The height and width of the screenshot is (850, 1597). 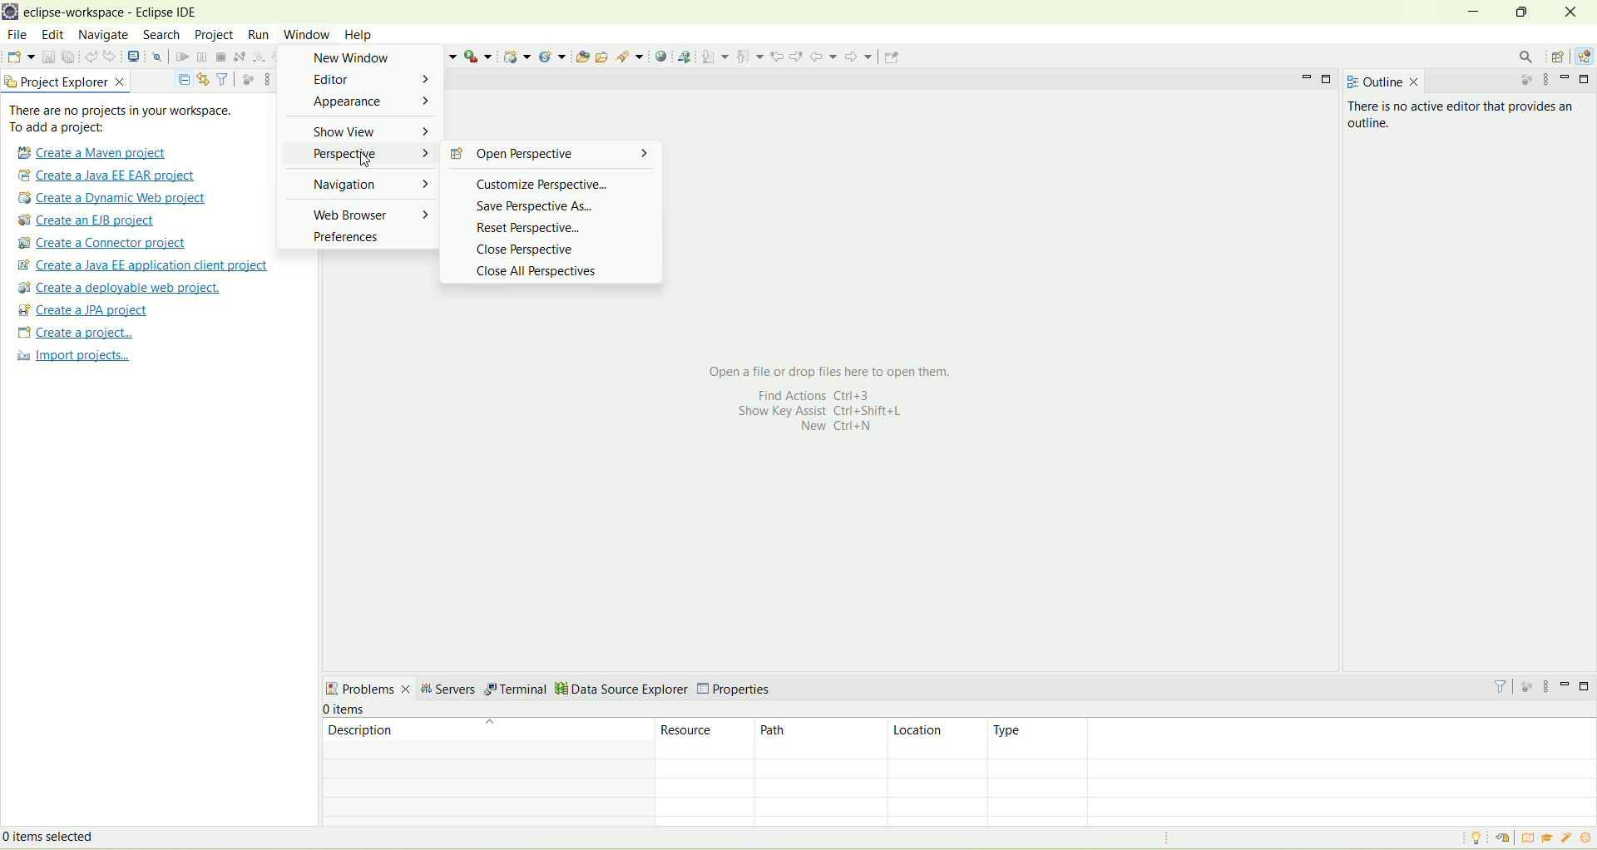 I want to click on navigate, so click(x=103, y=37).